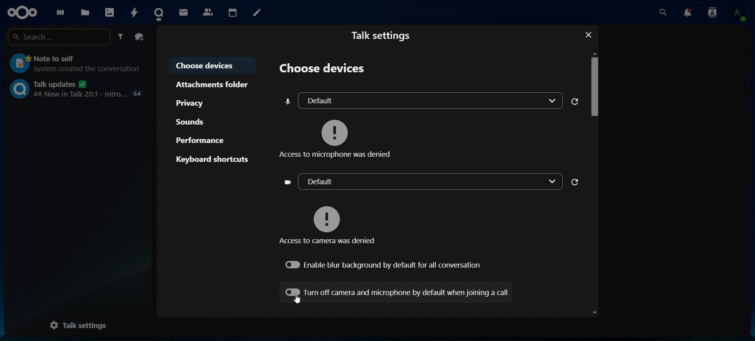 This screenshot has width=755, height=341. Describe the element at coordinates (121, 37) in the screenshot. I see `filter` at that location.